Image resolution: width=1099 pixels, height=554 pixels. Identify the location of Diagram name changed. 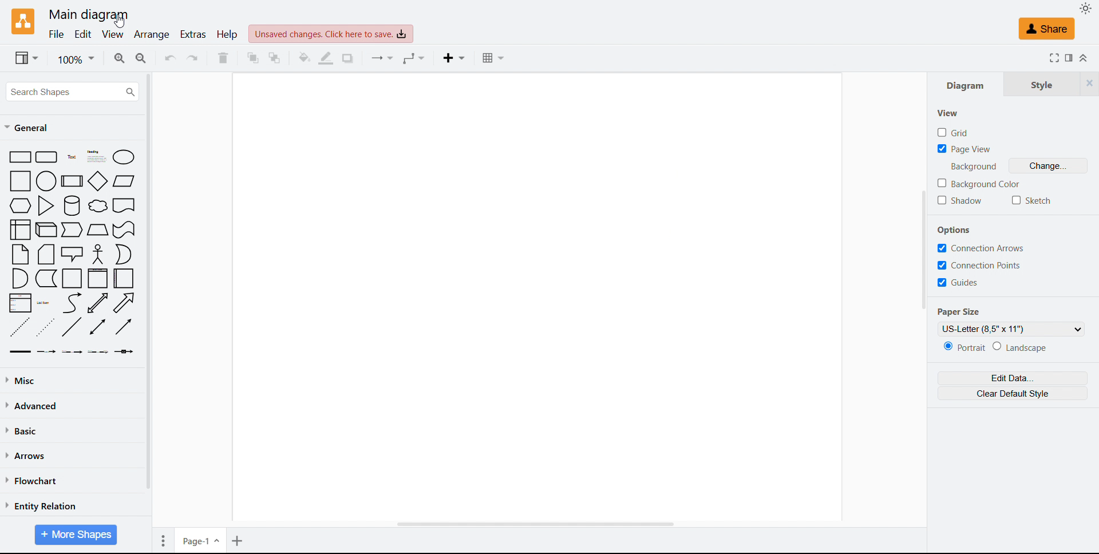
(89, 15).